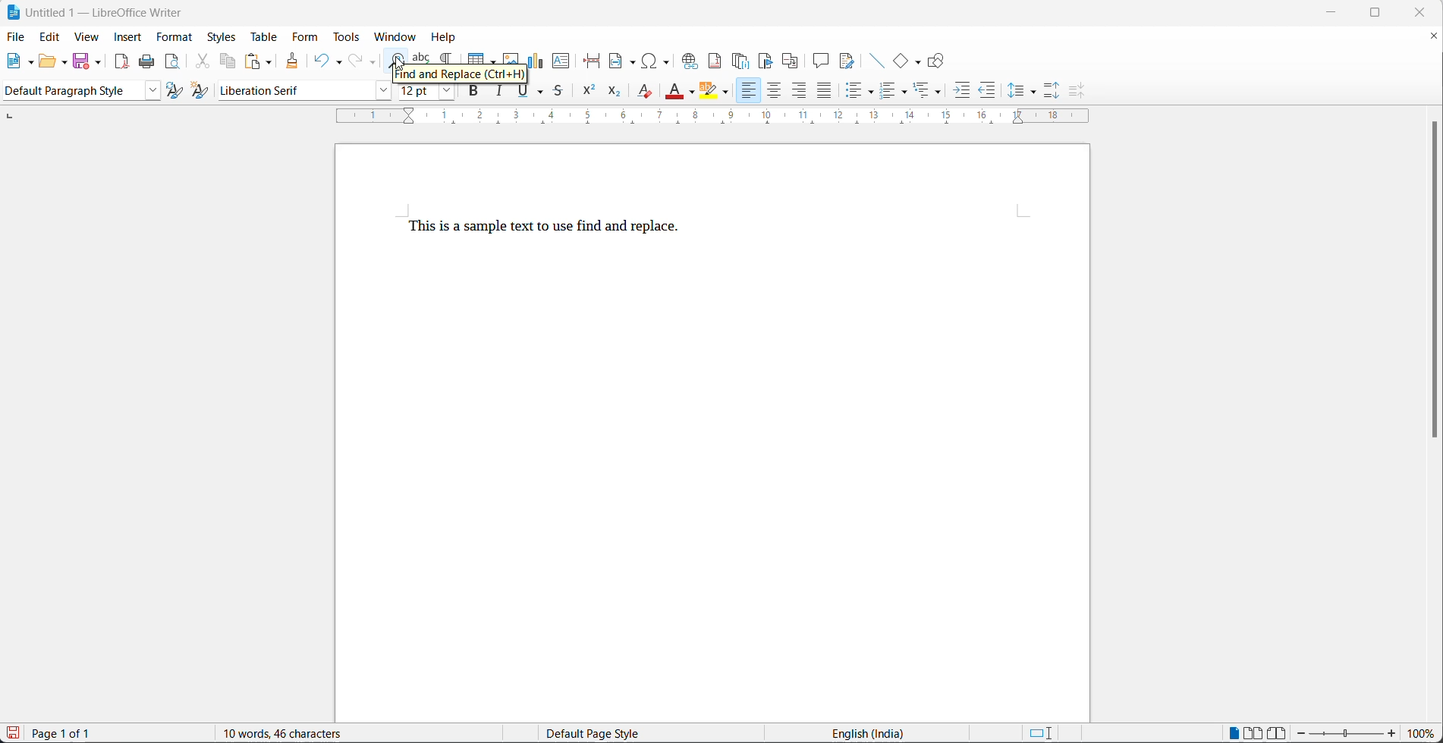  What do you see at coordinates (17, 36) in the screenshot?
I see `file` at bounding box center [17, 36].